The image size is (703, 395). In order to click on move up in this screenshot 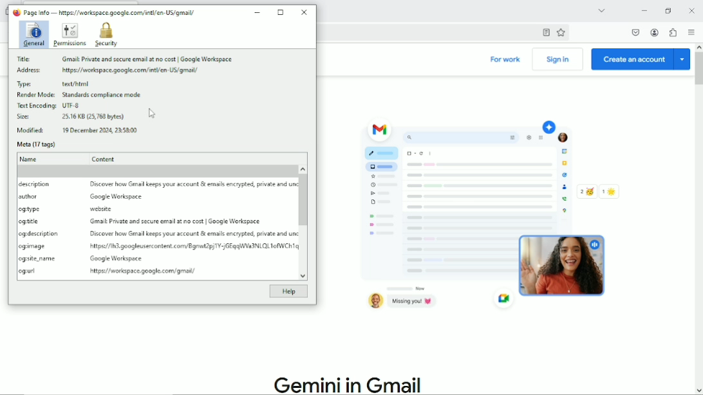, I will do `click(303, 168)`.